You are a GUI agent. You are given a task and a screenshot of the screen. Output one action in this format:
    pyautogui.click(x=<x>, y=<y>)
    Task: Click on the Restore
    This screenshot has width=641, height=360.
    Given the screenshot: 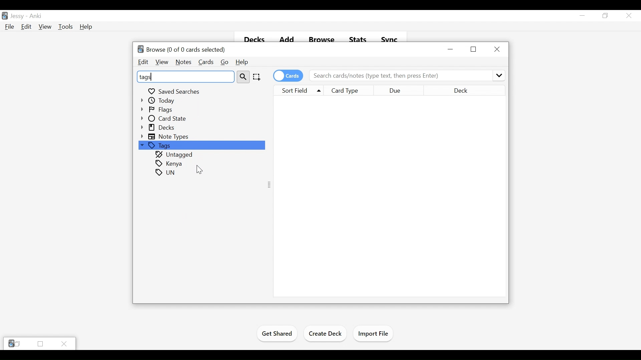 What is the action you would take?
    pyautogui.click(x=40, y=344)
    